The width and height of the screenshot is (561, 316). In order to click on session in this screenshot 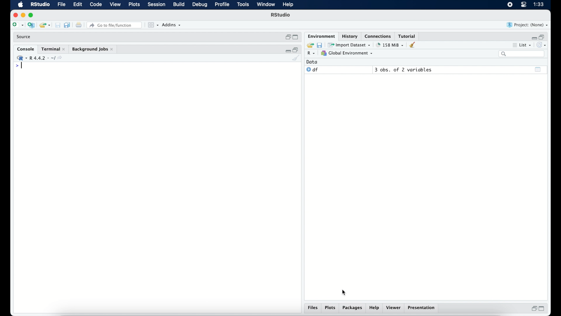, I will do `click(156, 5)`.